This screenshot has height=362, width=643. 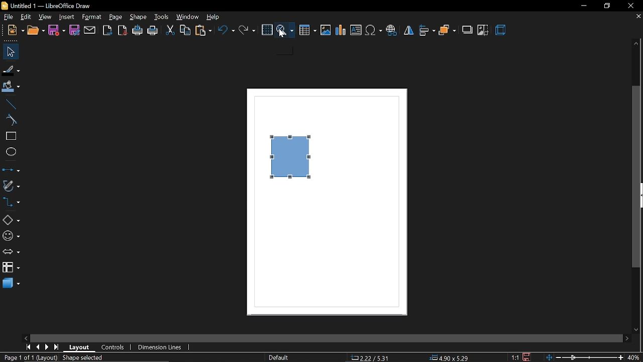 What do you see at coordinates (370, 358) in the screenshot?
I see `co-ordinate` at bounding box center [370, 358].